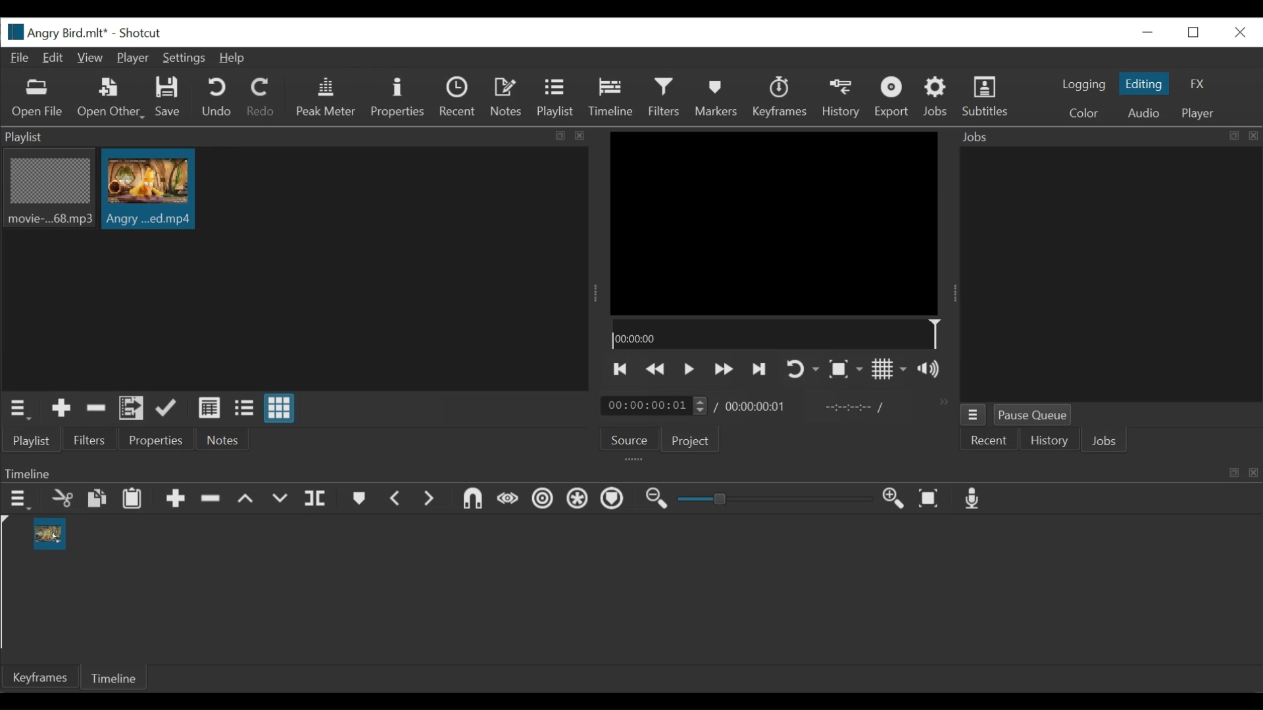  Describe the element at coordinates (664, 98) in the screenshot. I see `Filters` at that location.